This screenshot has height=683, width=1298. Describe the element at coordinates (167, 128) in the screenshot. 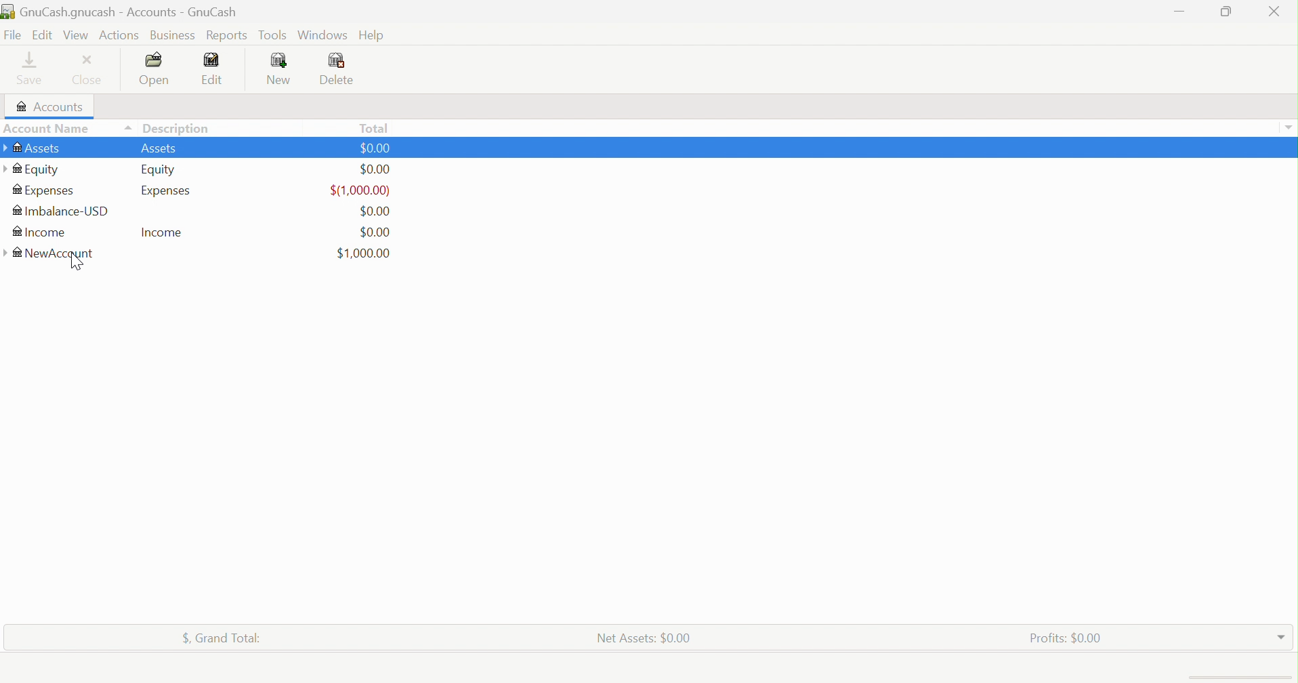

I see `Description` at that location.